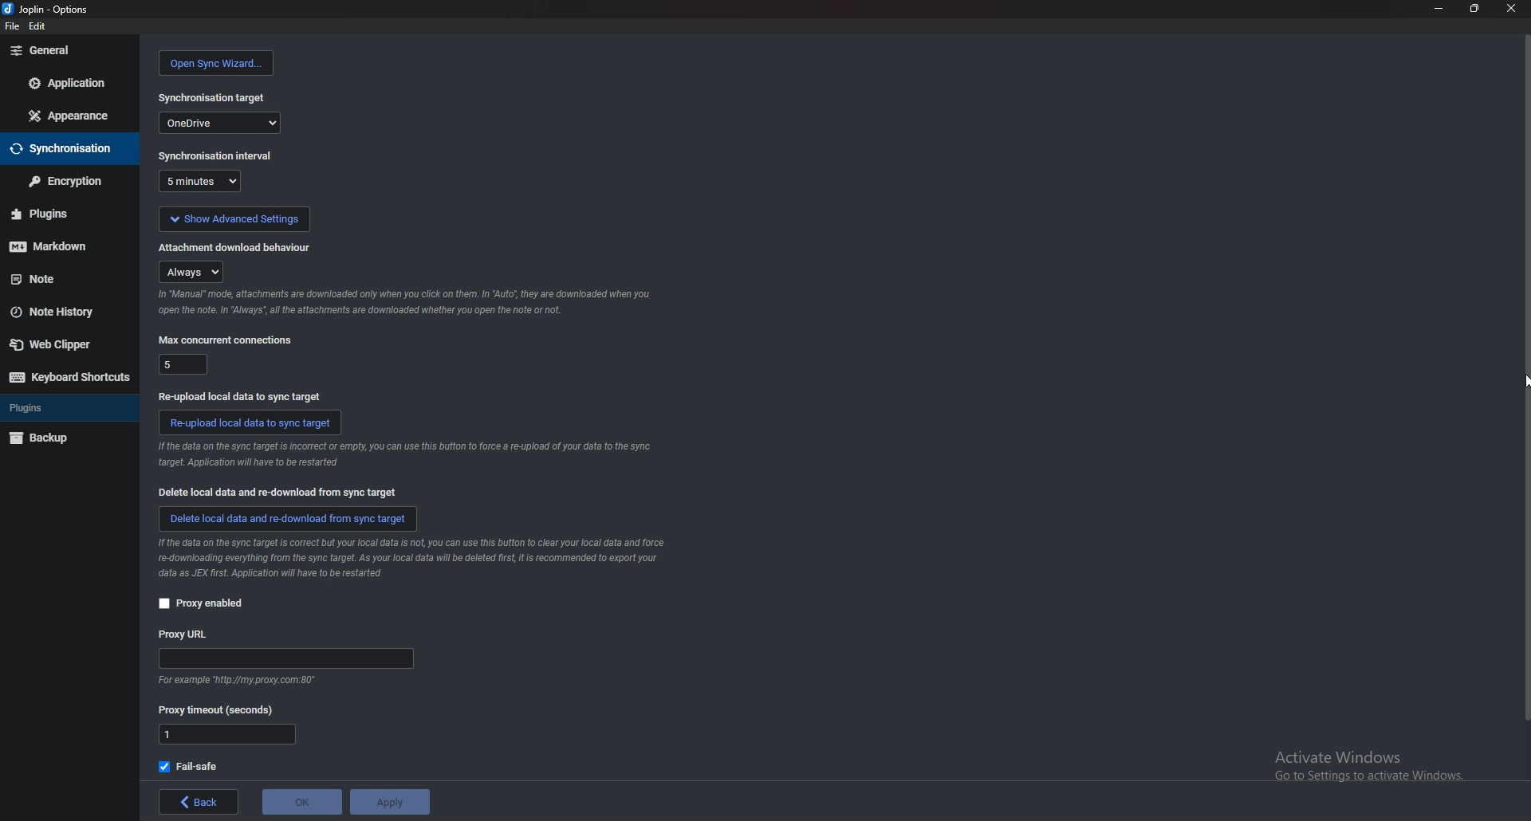  What do you see at coordinates (1509, 9) in the screenshot?
I see `close` at bounding box center [1509, 9].